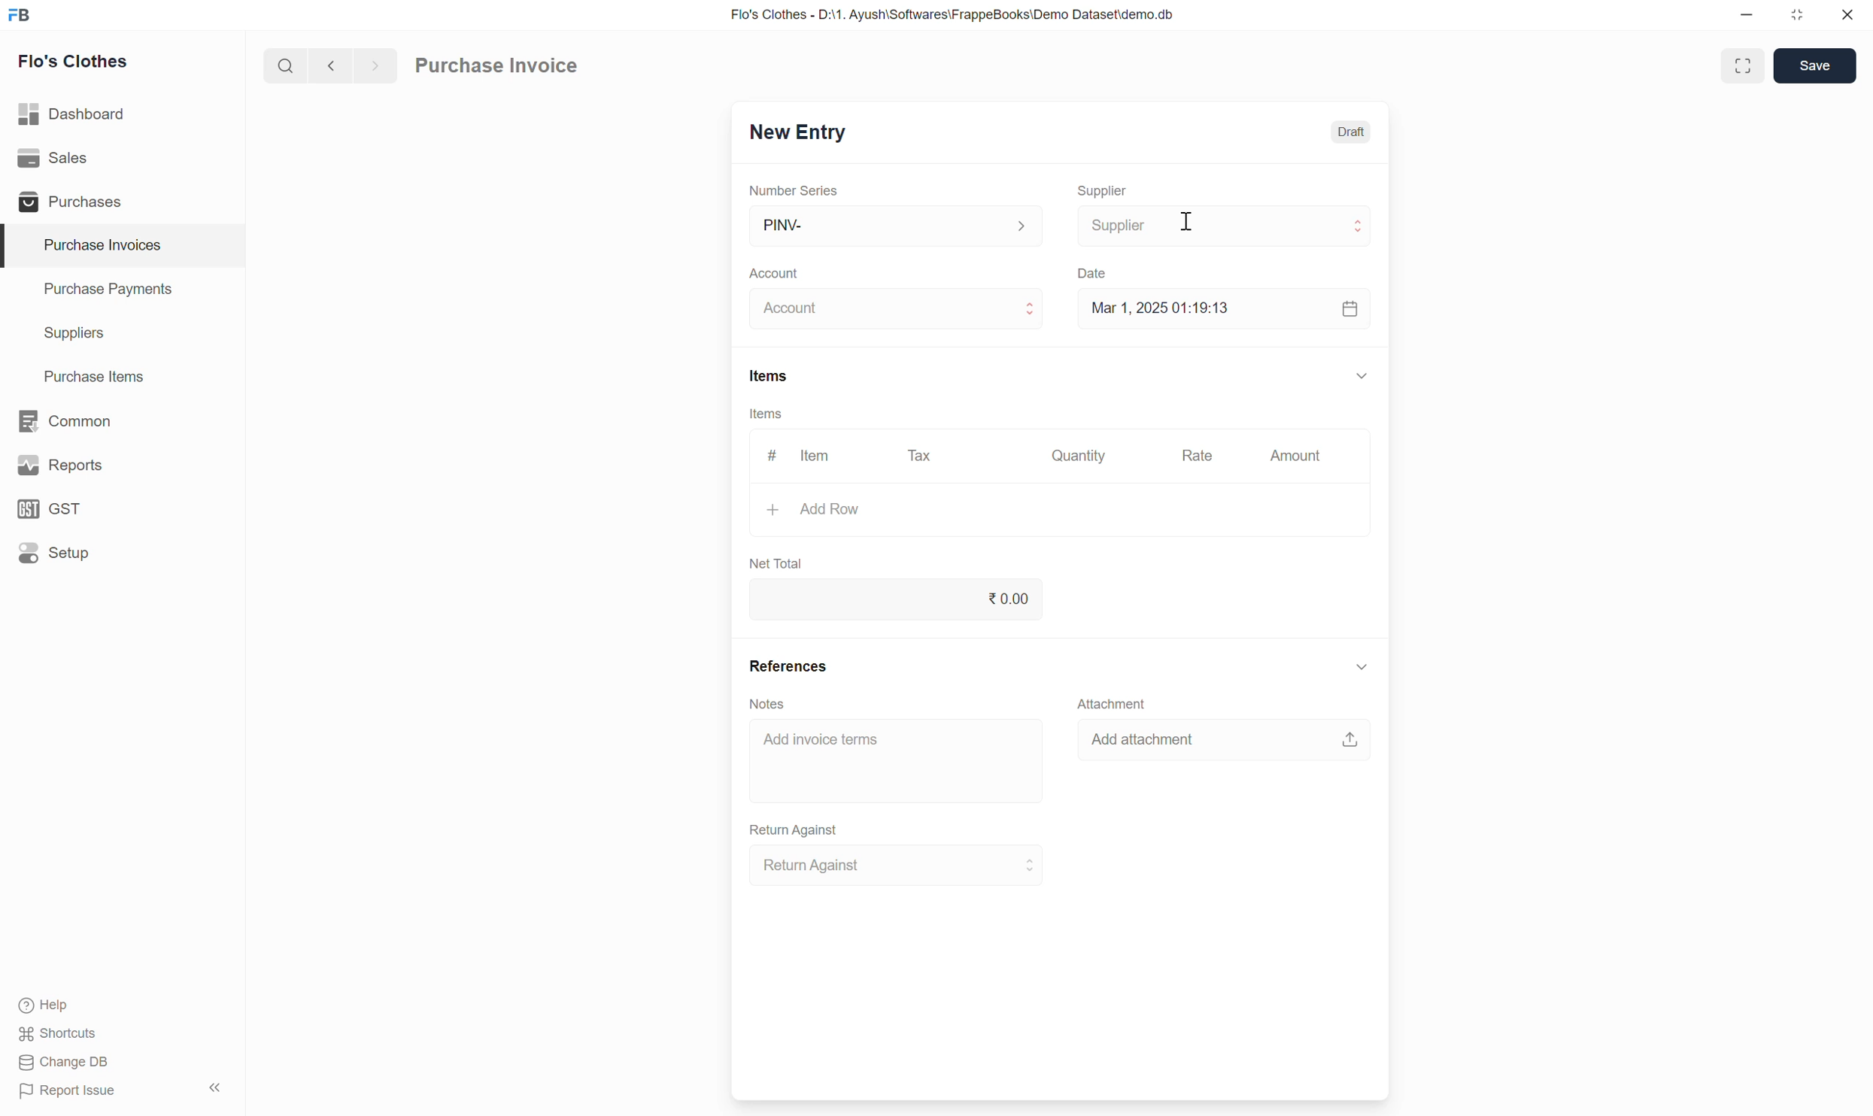 The image size is (1873, 1116). Describe the element at coordinates (796, 828) in the screenshot. I see `Return Against` at that location.